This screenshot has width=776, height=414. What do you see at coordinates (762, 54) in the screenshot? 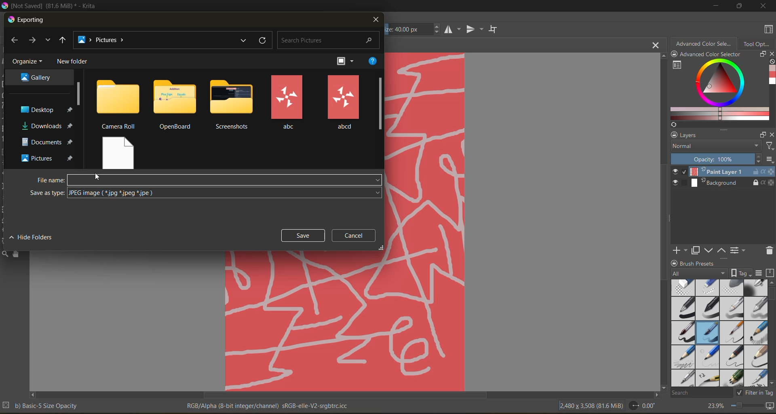
I see `float docker` at bounding box center [762, 54].